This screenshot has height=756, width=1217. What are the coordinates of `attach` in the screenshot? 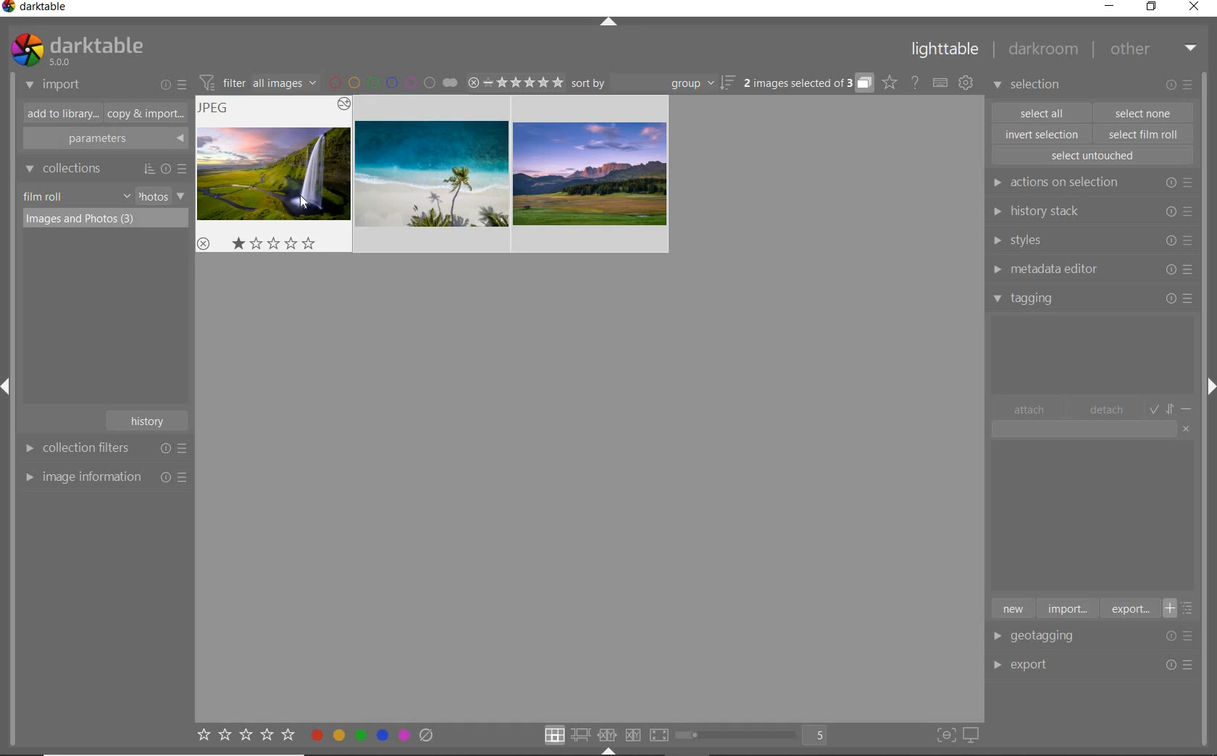 It's located at (1029, 409).